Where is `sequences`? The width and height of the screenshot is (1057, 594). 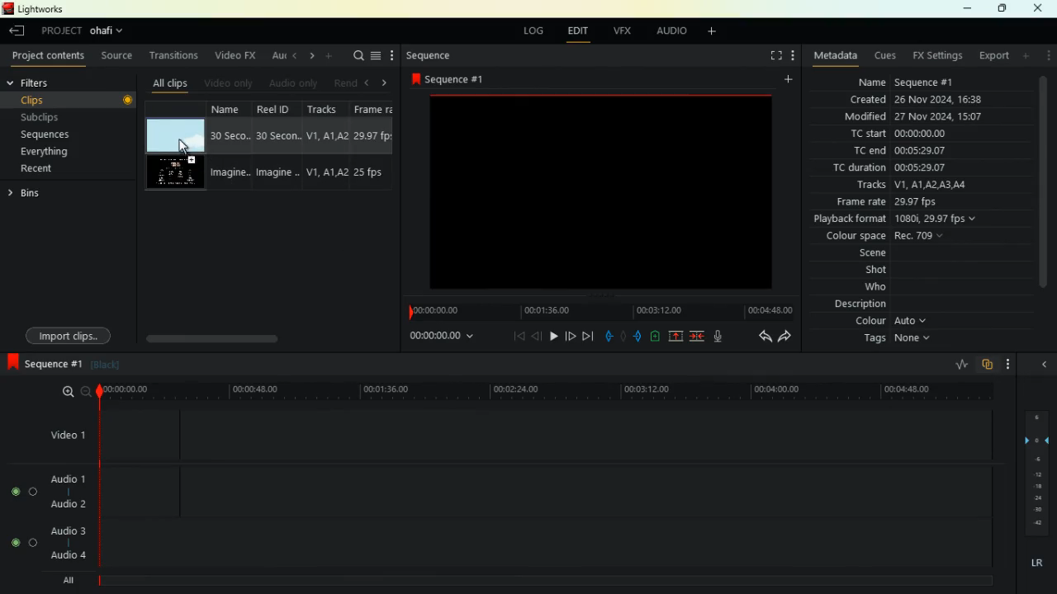 sequences is located at coordinates (58, 133).